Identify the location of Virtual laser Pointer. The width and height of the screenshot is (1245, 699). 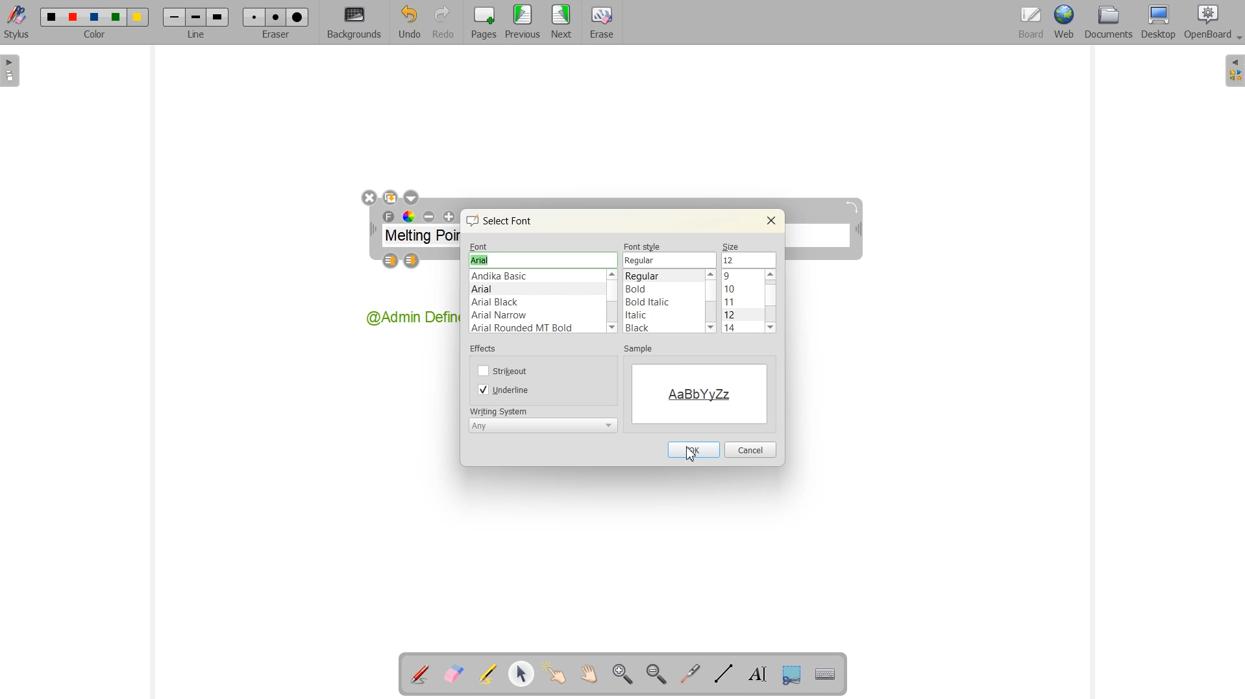
(690, 673).